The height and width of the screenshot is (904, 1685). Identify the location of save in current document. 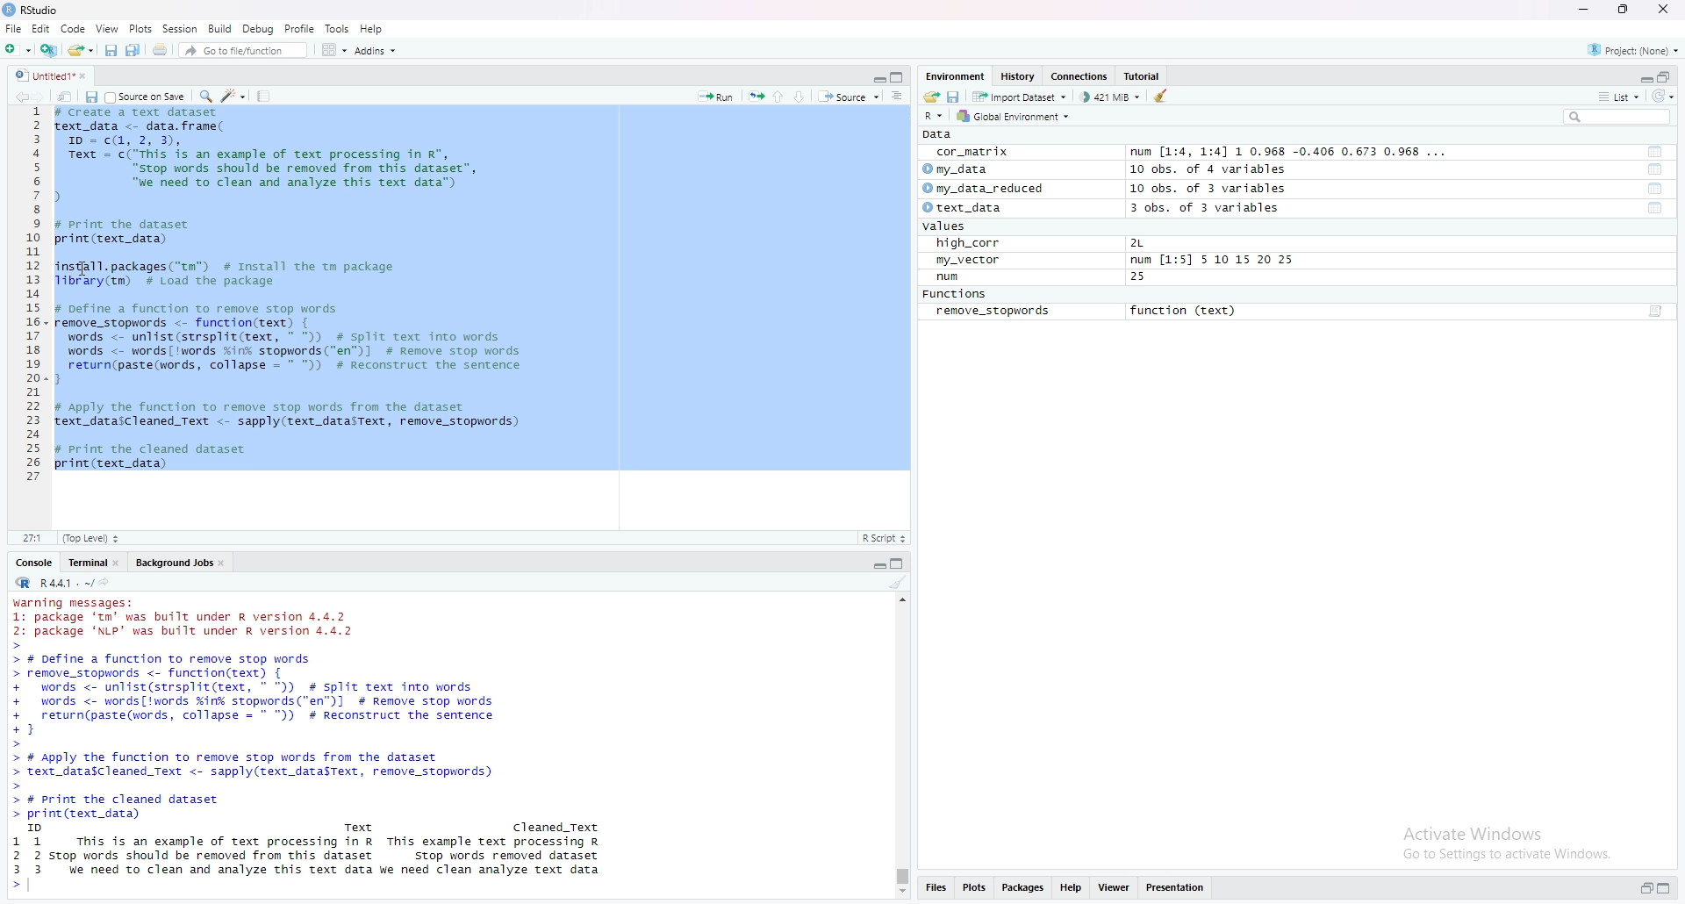
(91, 97).